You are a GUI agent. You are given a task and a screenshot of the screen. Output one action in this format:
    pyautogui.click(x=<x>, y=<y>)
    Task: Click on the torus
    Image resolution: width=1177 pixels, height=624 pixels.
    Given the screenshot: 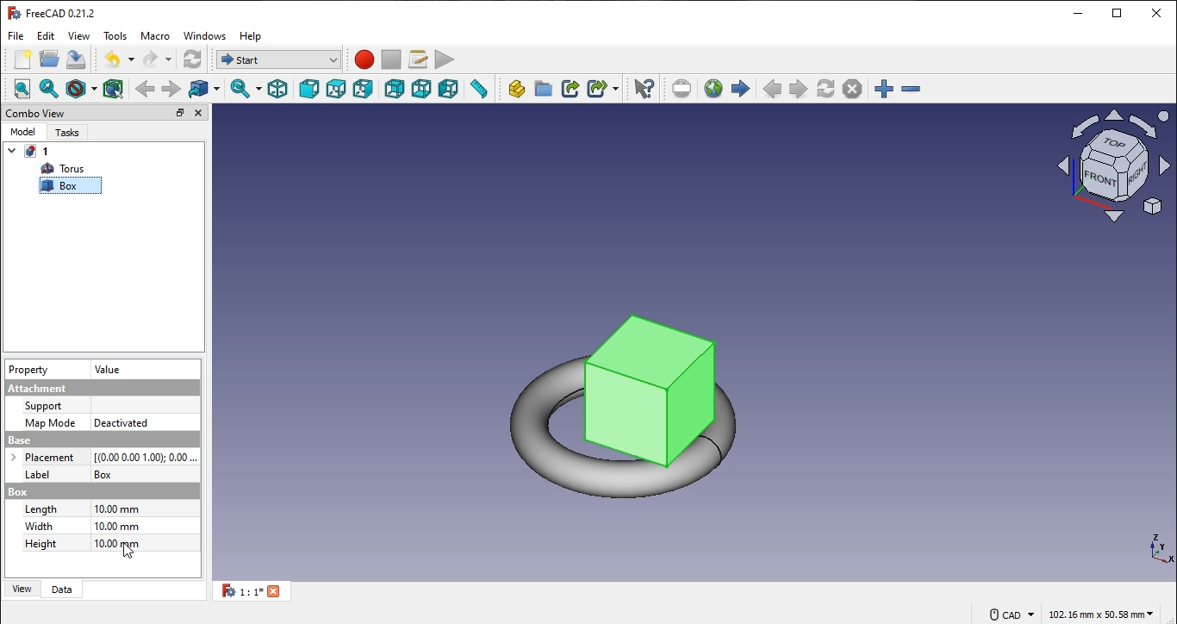 What is the action you would take?
    pyautogui.click(x=65, y=169)
    